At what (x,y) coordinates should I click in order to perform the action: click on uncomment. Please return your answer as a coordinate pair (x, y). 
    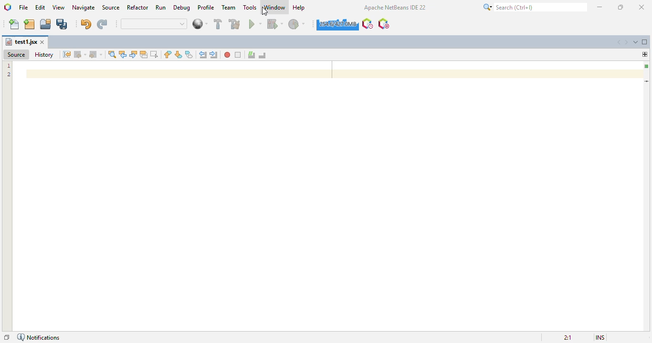
    Looking at the image, I should click on (263, 55).